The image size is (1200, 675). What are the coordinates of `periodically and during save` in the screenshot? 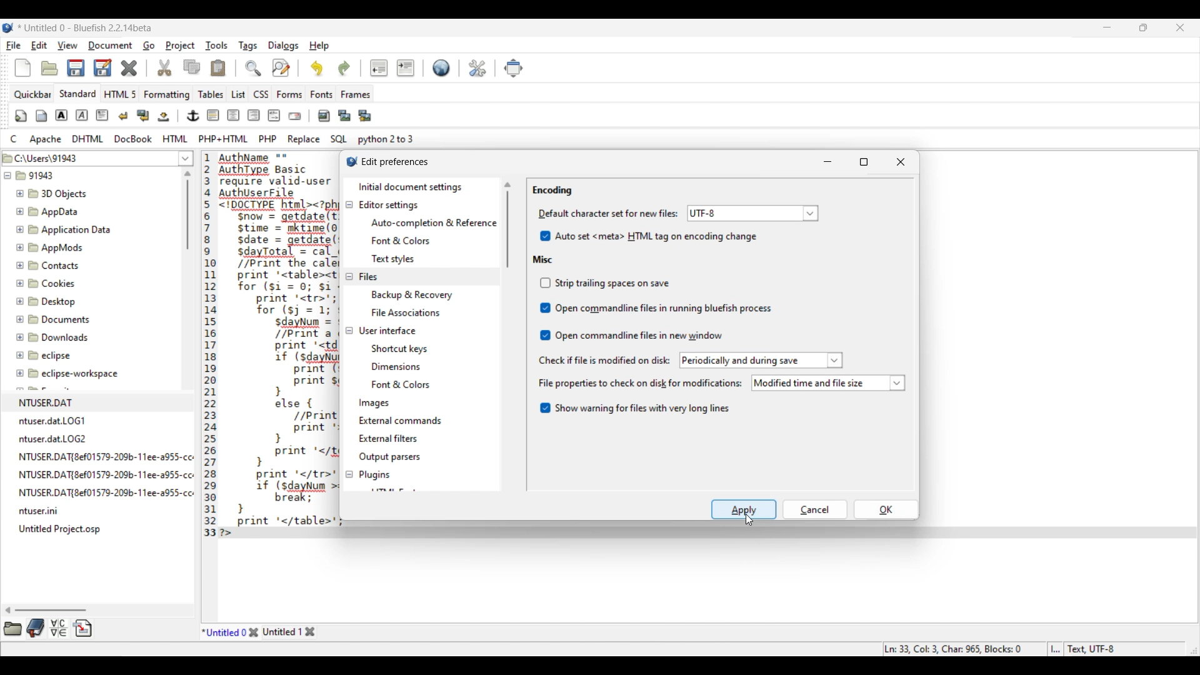 It's located at (761, 361).